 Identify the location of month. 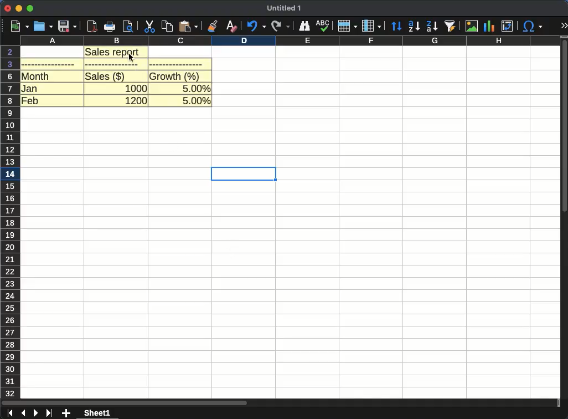
(36, 76).